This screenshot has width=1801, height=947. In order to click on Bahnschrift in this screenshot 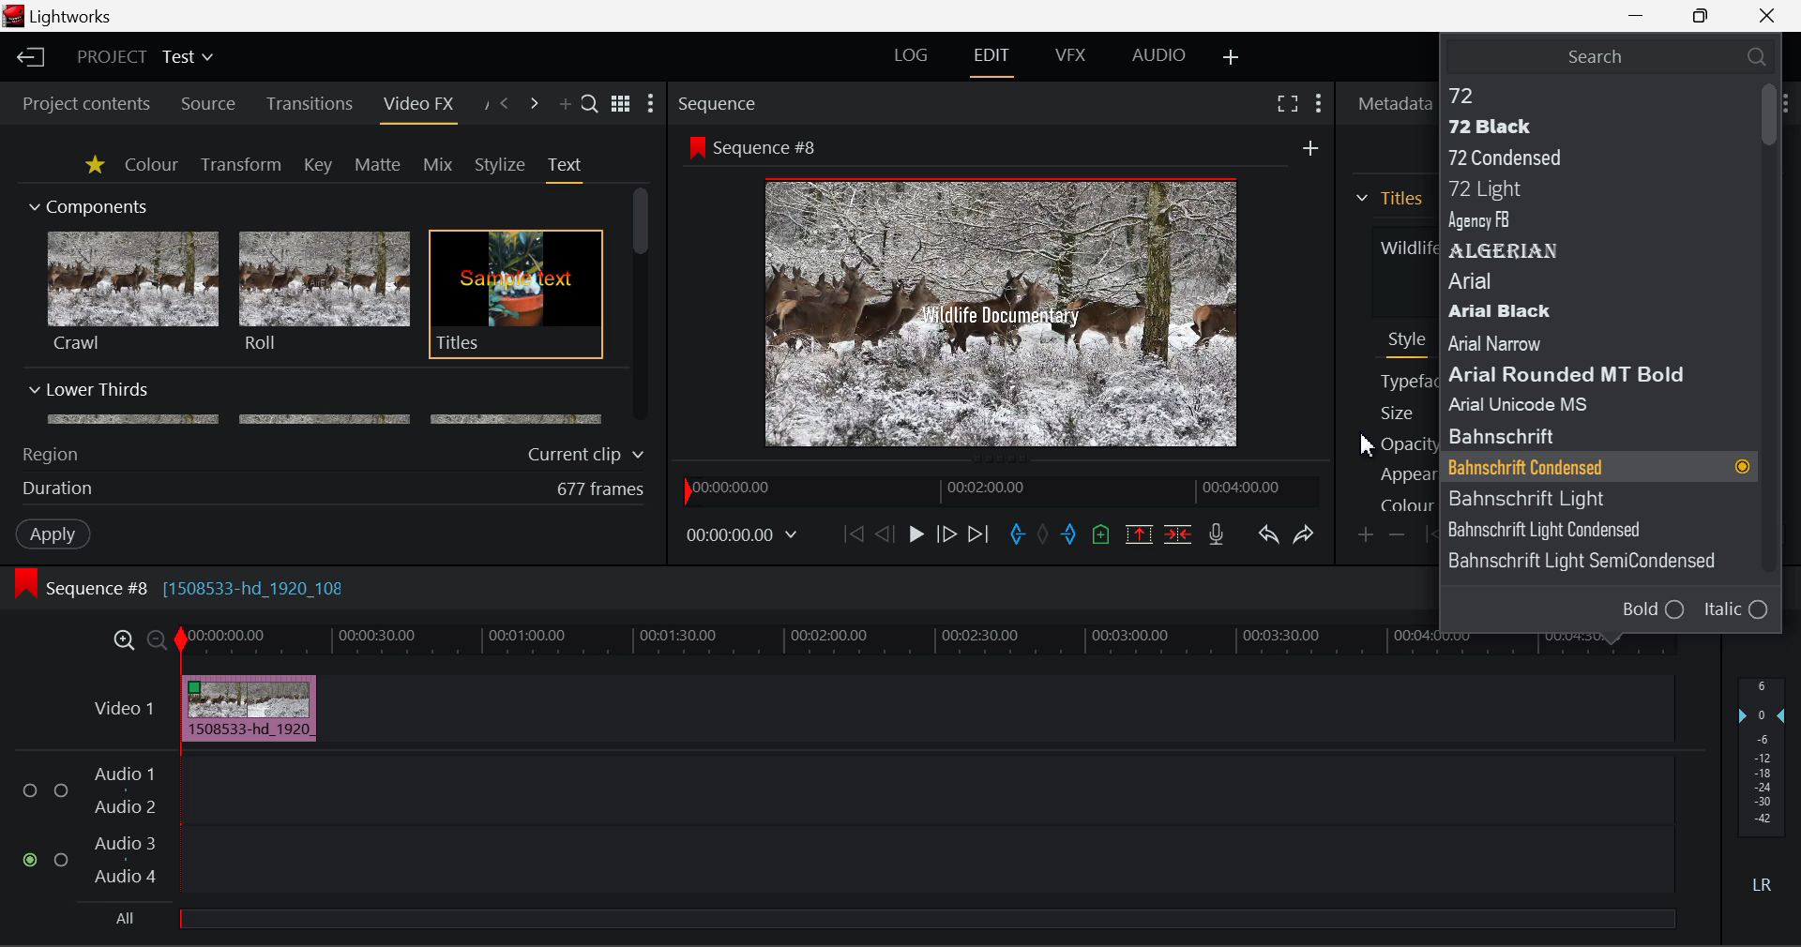, I will do `click(1574, 530)`.